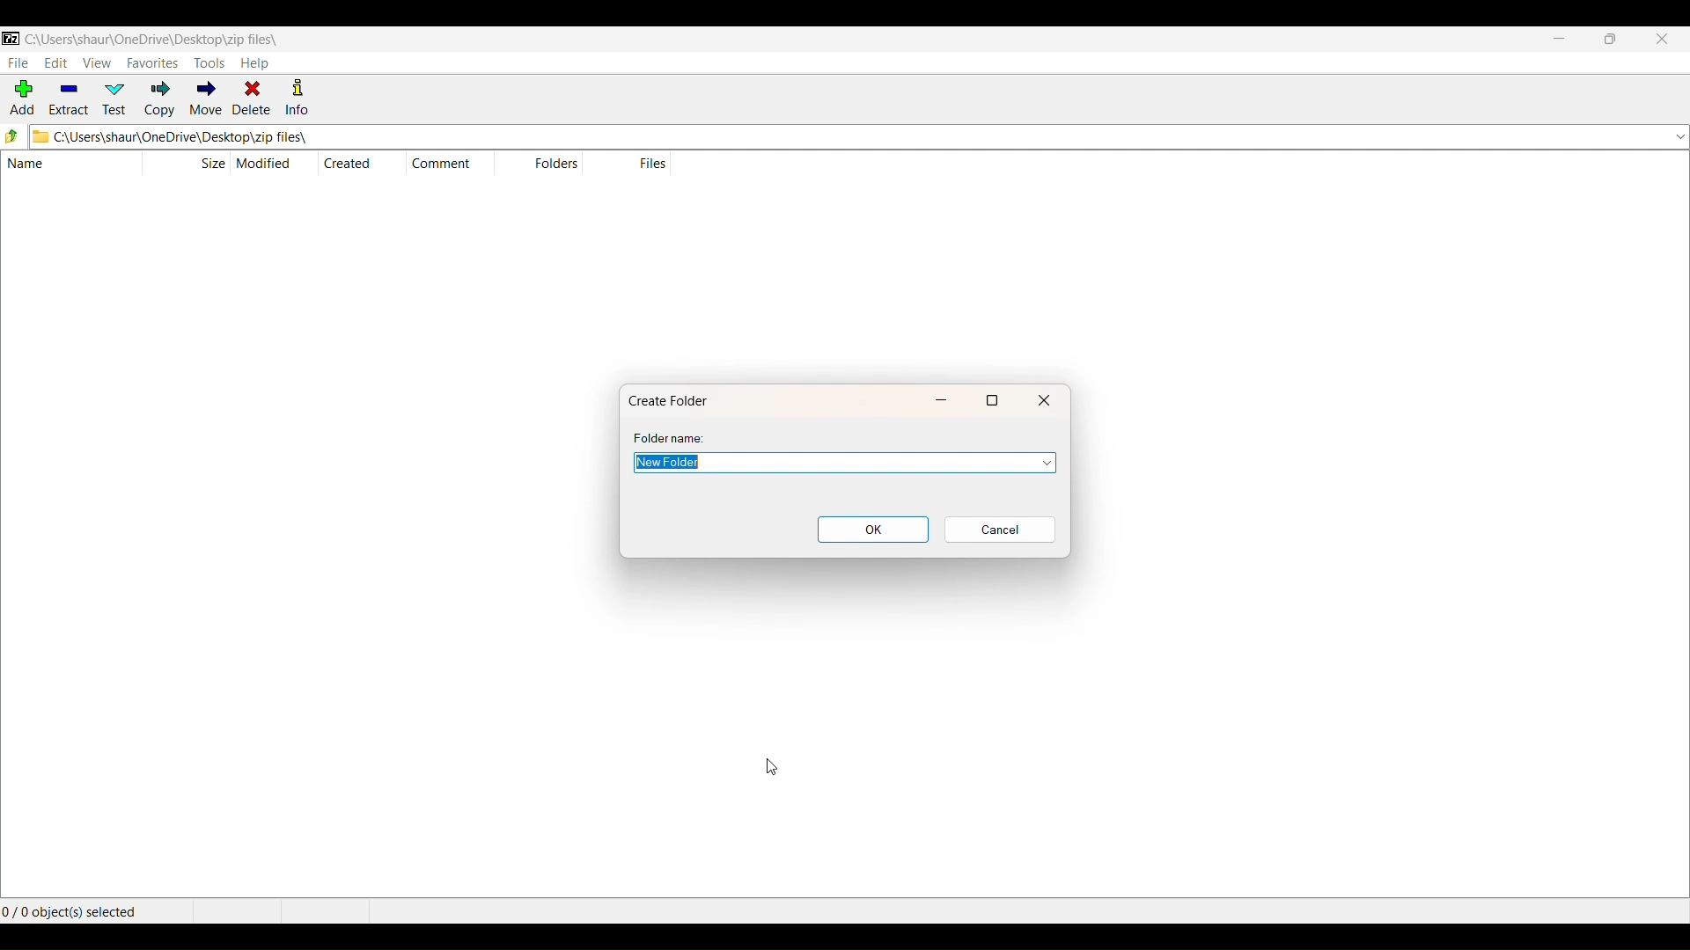 Image resolution: width=1690 pixels, height=950 pixels. I want to click on MAXIMIZE, so click(1610, 40).